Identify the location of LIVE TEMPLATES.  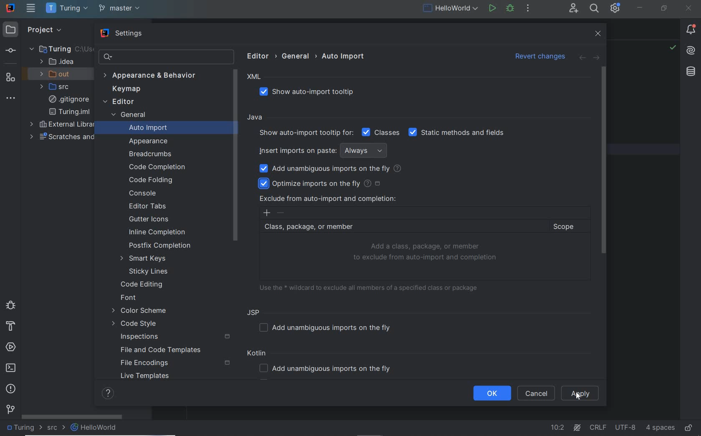
(148, 378).